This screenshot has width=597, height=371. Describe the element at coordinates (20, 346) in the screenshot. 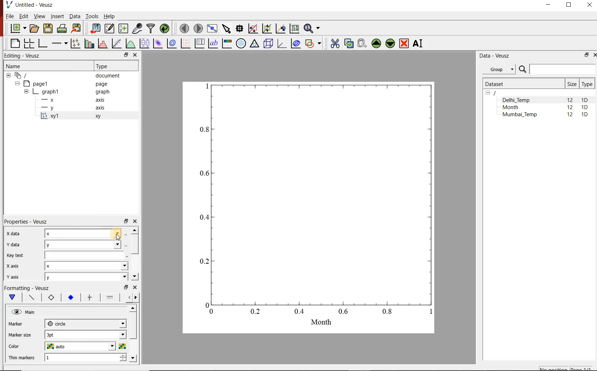

I see `color` at that location.